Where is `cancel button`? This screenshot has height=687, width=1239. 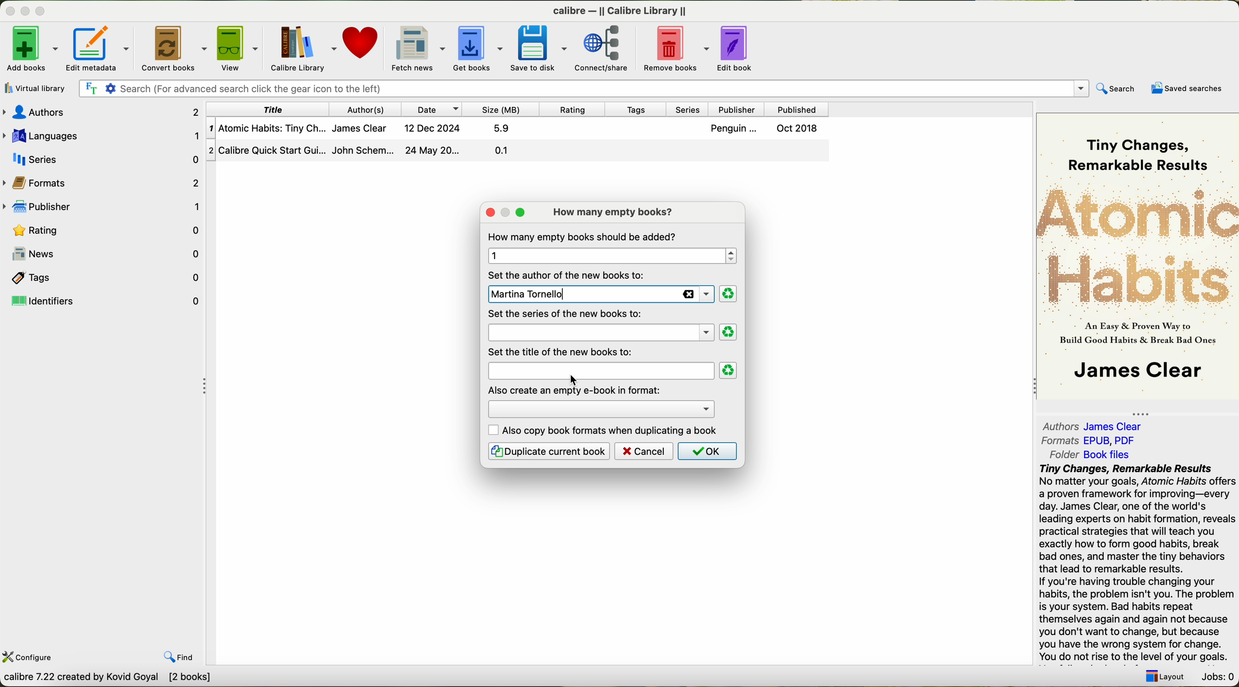 cancel button is located at coordinates (644, 451).